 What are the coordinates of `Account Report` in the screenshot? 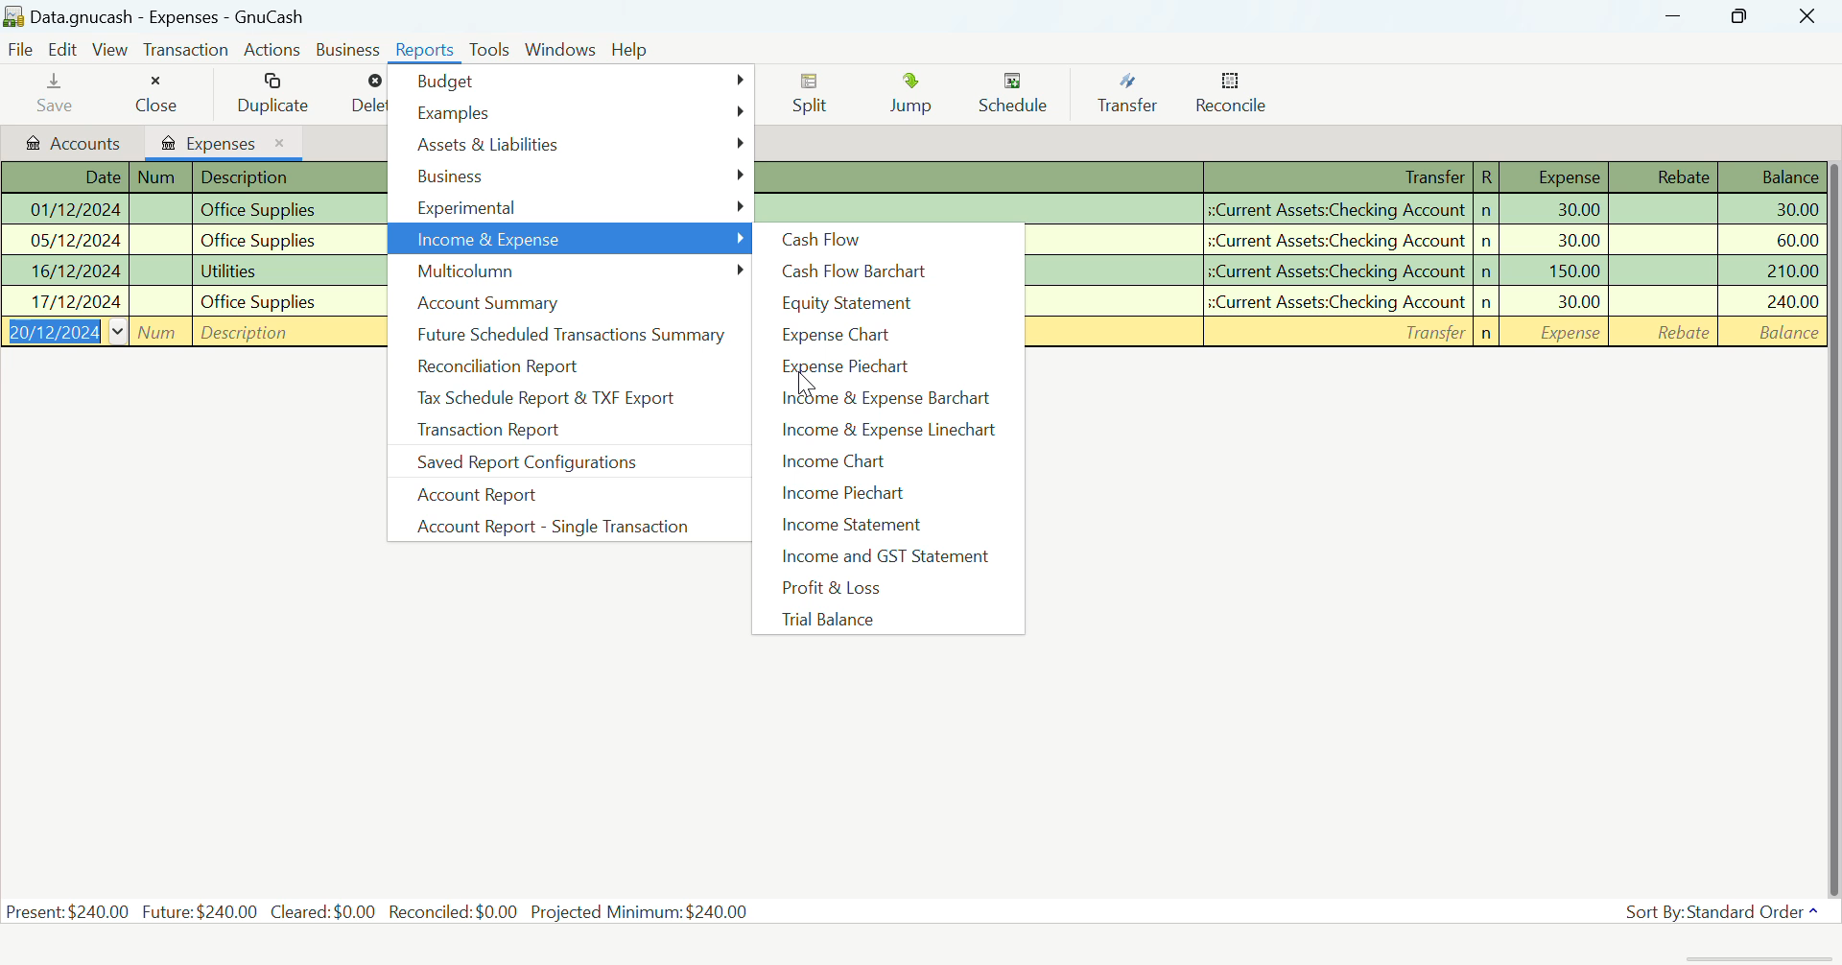 It's located at (548, 494).